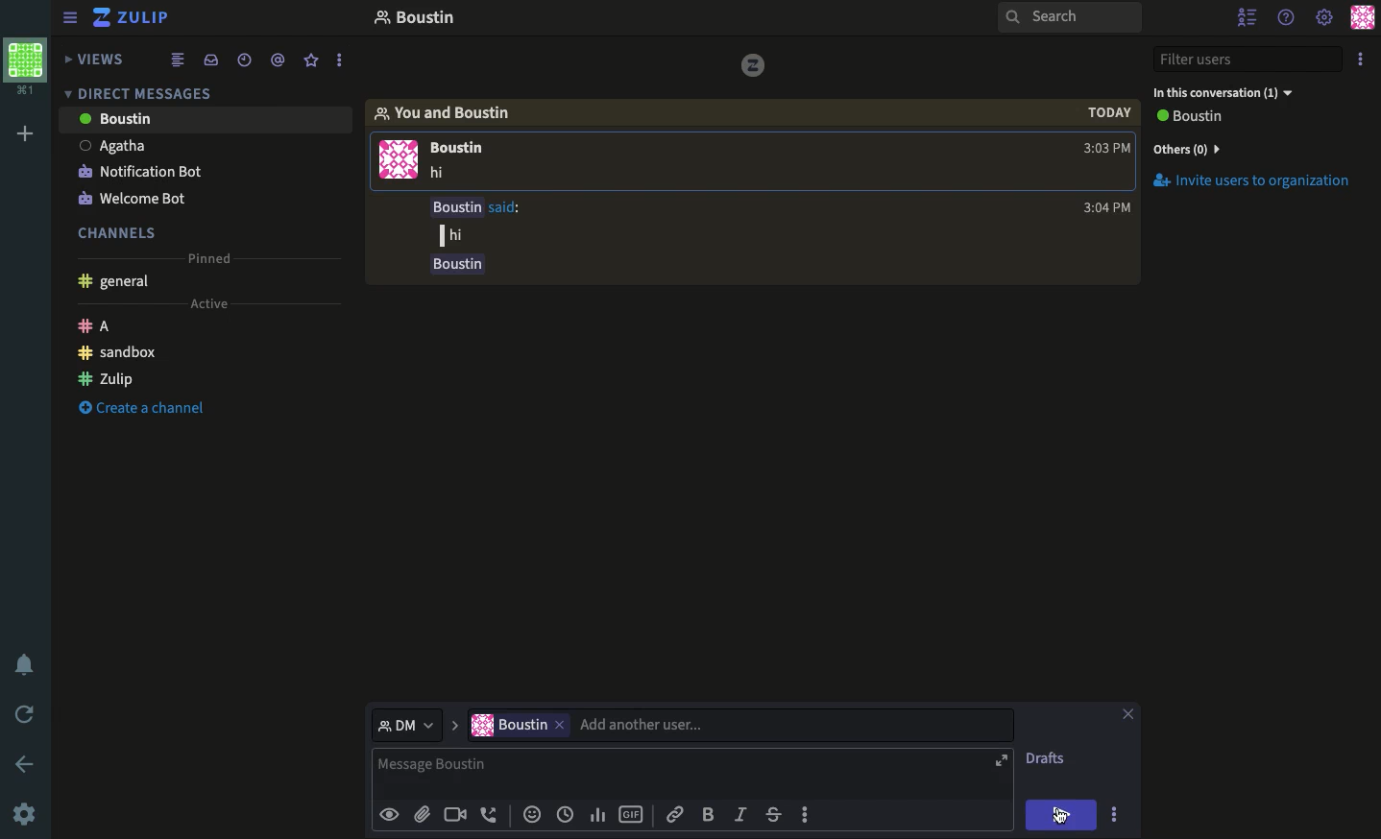 This screenshot has height=839, width=1381. I want to click on In this conversation, so click(1237, 91).